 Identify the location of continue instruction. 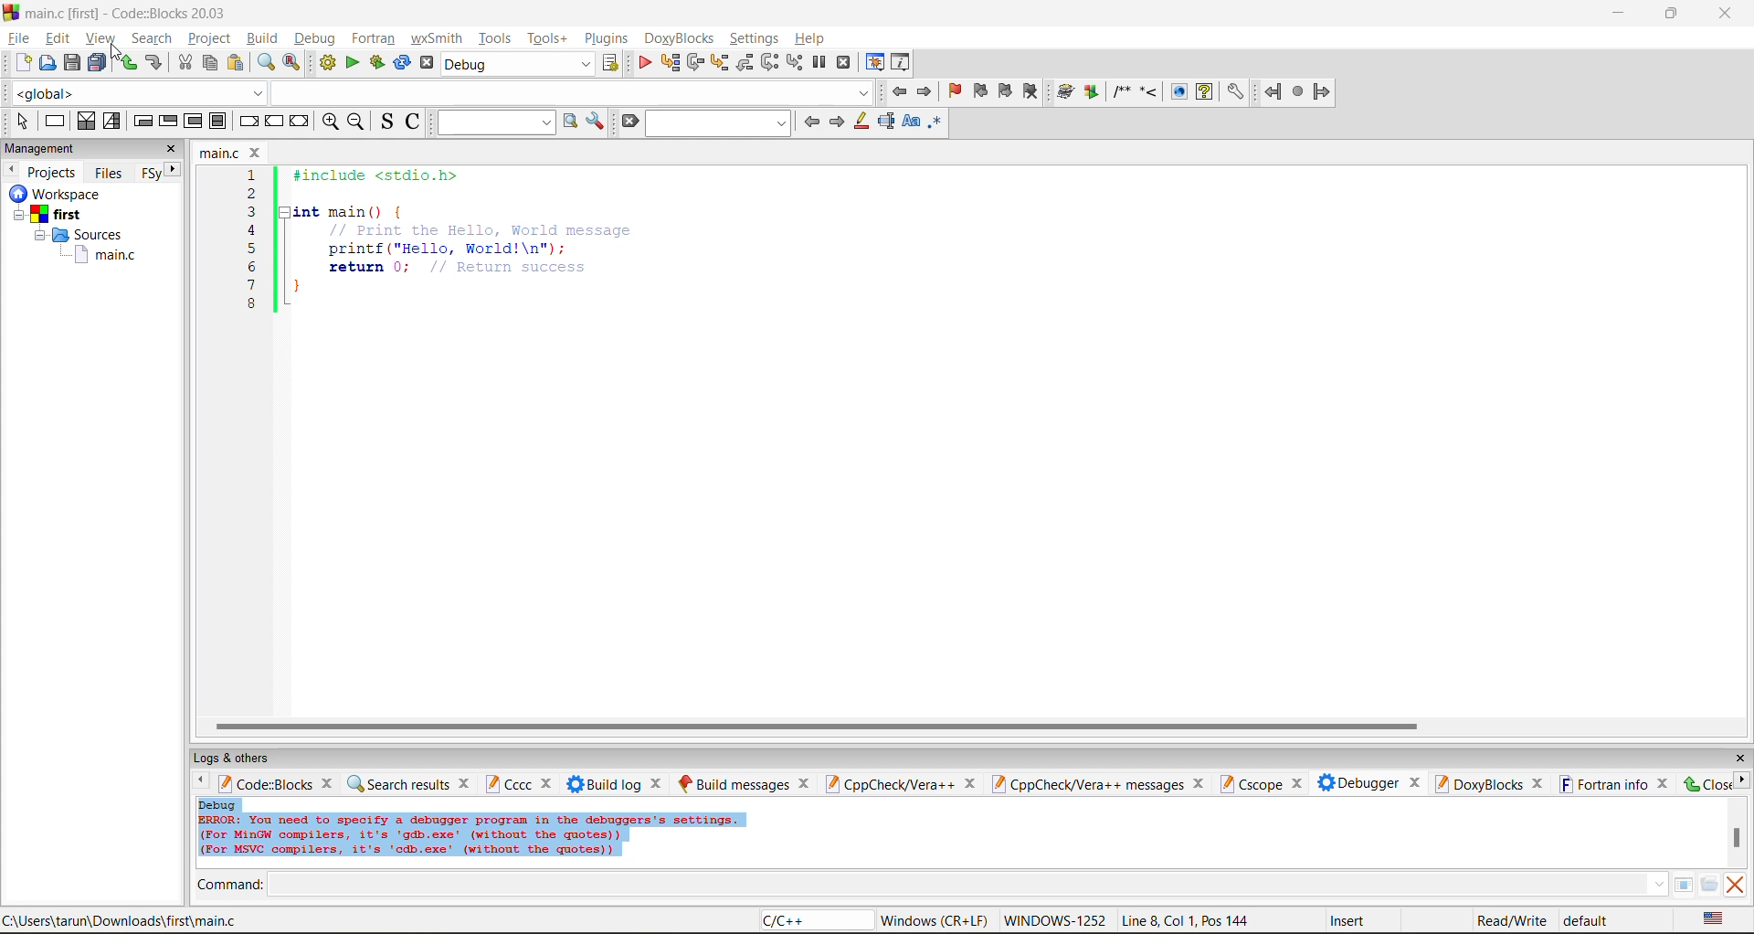
(274, 122).